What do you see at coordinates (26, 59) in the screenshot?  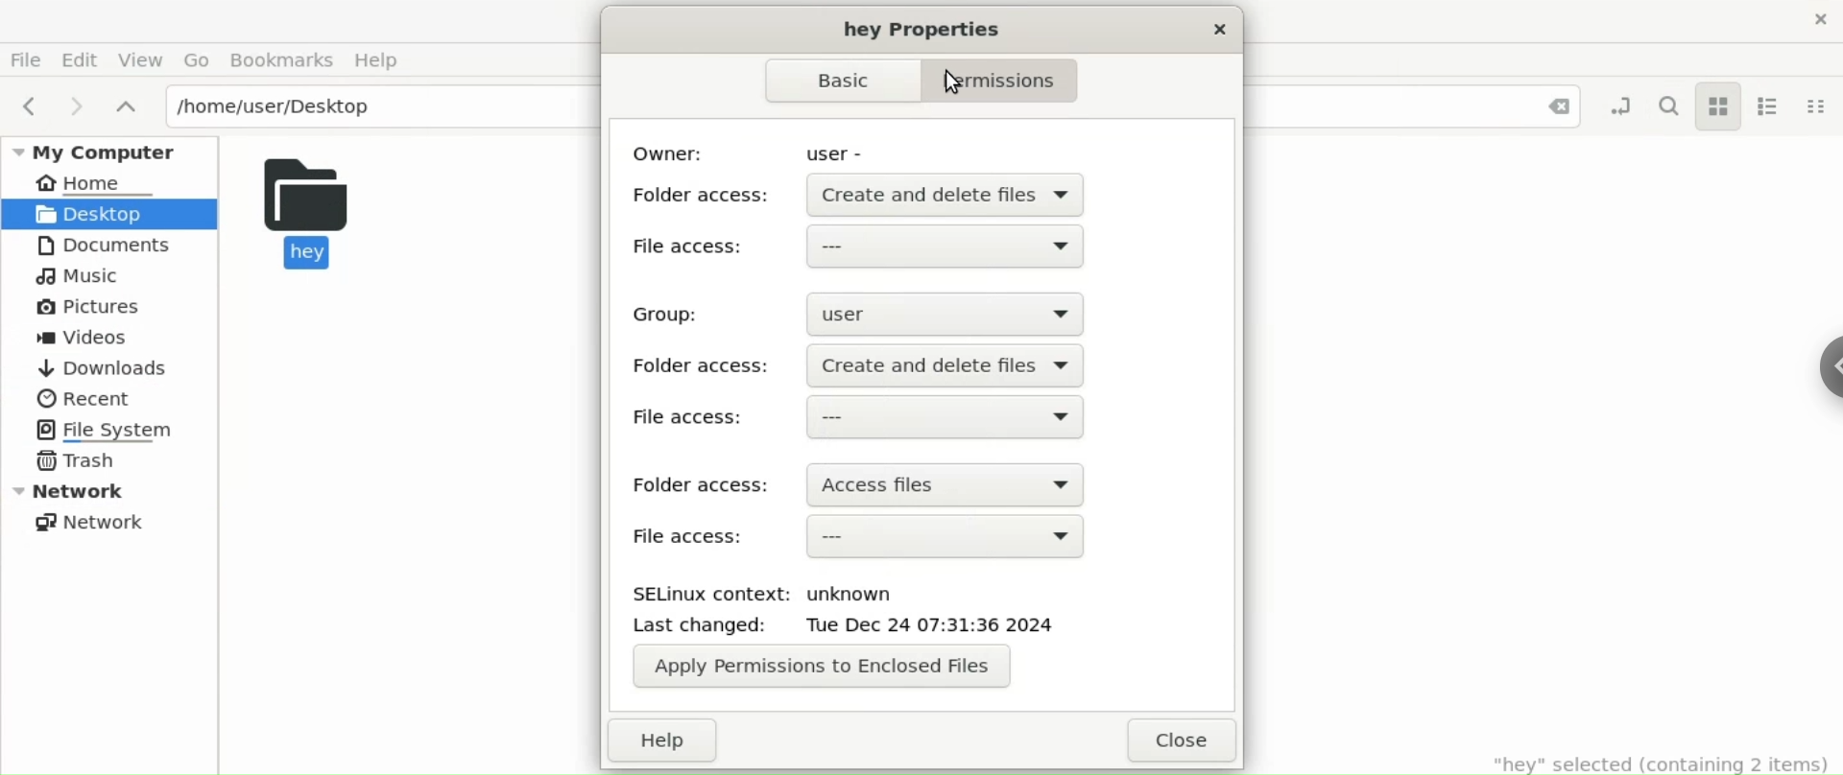 I see `File` at bounding box center [26, 59].